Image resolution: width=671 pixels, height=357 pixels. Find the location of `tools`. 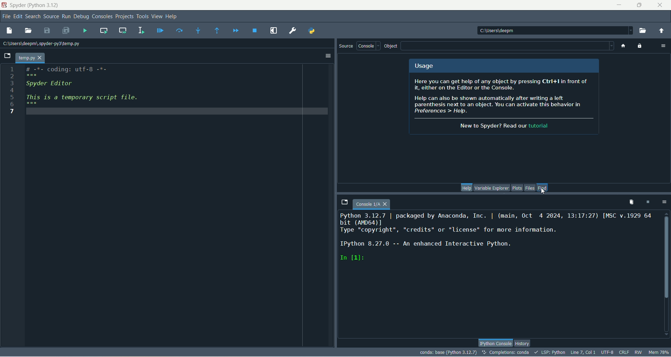

tools is located at coordinates (142, 17).